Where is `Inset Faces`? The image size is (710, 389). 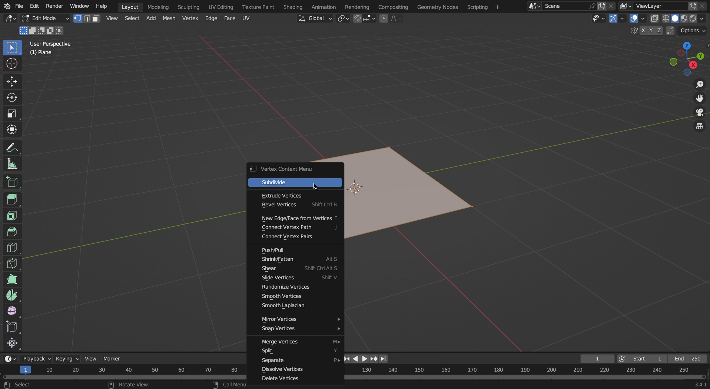 Inset Faces is located at coordinates (12, 216).